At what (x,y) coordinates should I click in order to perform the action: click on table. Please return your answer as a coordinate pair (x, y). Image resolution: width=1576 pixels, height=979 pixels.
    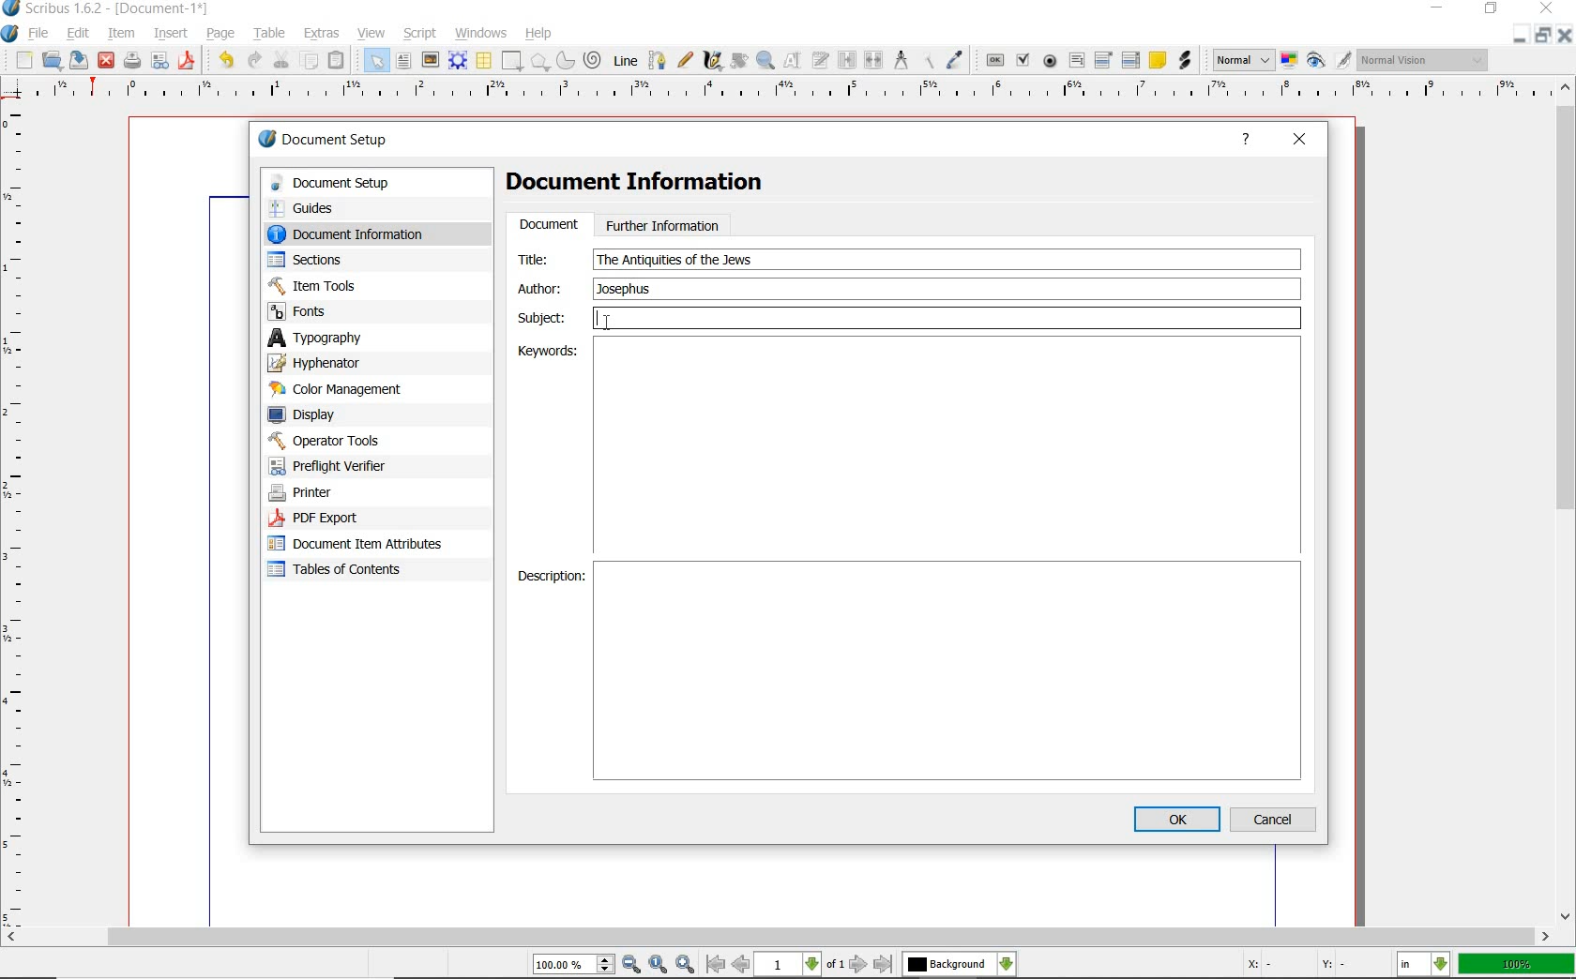
    Looking at the image, I should click on (270, 33).